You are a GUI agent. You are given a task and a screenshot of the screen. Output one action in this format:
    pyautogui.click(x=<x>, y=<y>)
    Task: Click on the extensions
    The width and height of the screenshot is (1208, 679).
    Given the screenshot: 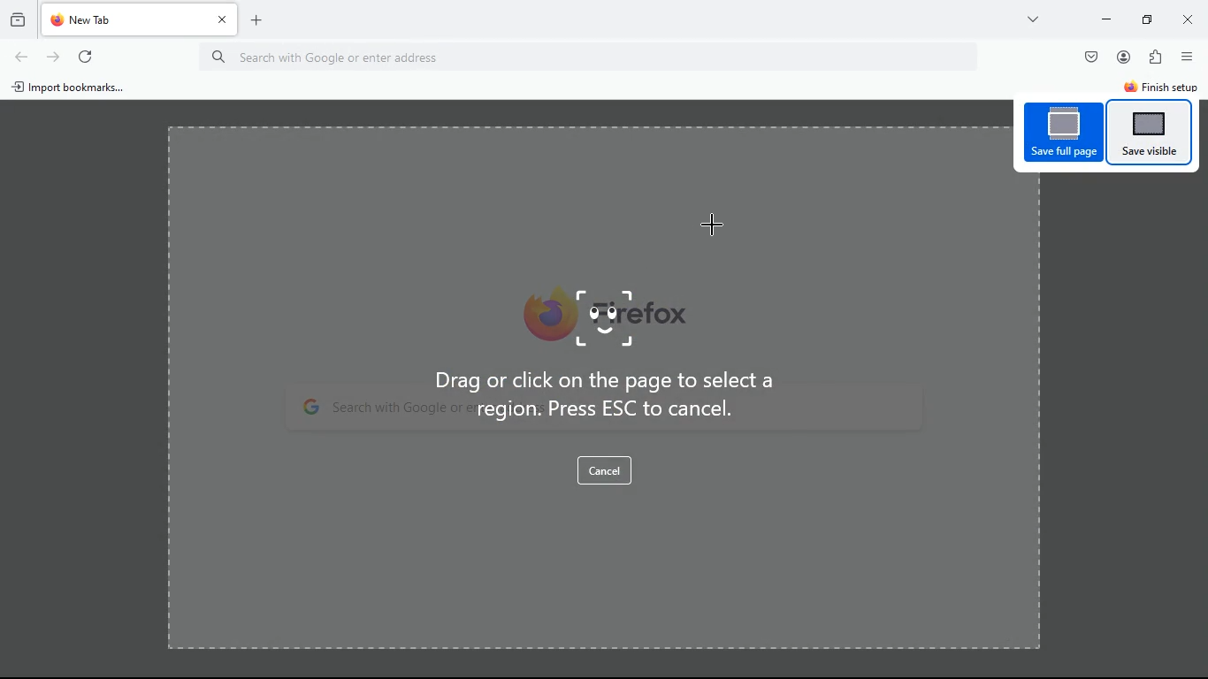 What is the action you would take?
    pyautogui.click(x=1154, y=57)
    